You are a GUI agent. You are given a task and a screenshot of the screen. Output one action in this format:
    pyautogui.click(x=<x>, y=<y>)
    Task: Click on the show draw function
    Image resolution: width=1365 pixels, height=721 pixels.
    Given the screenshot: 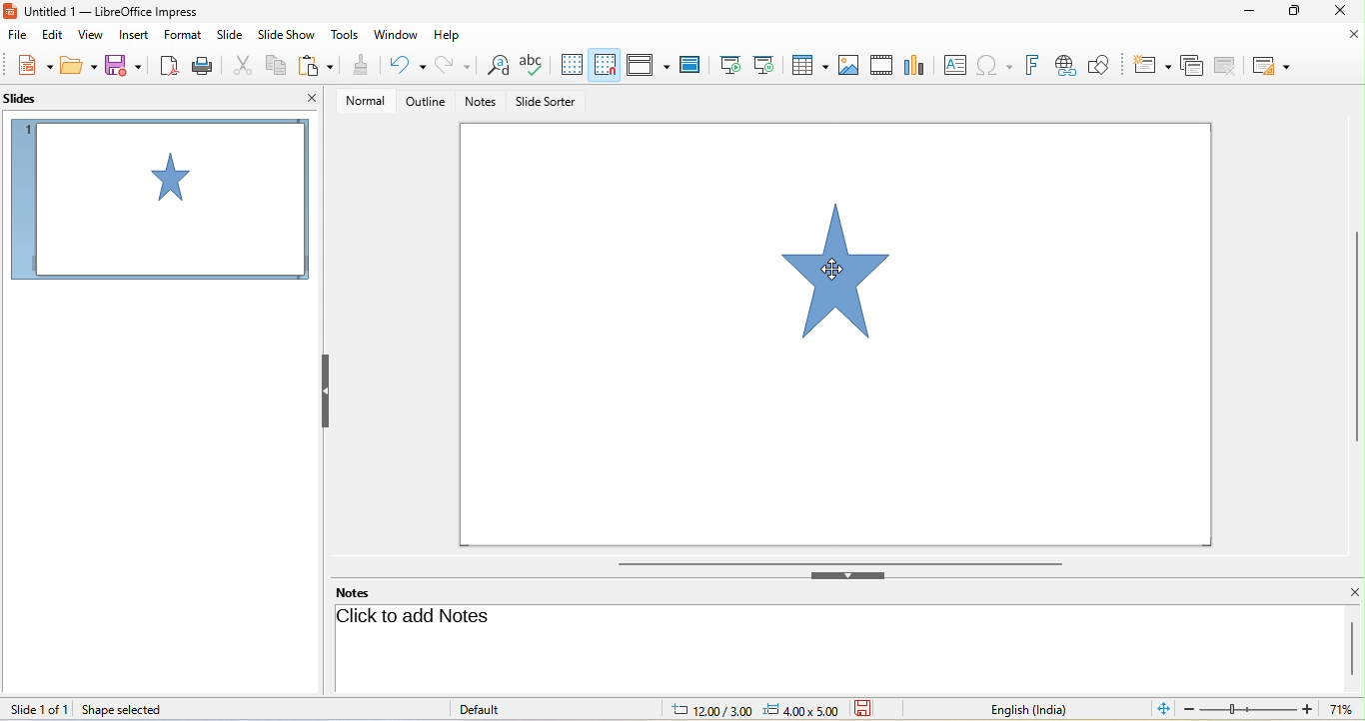 What is the action you would take?
    pyautogui.click(x=1099, y=64)
    